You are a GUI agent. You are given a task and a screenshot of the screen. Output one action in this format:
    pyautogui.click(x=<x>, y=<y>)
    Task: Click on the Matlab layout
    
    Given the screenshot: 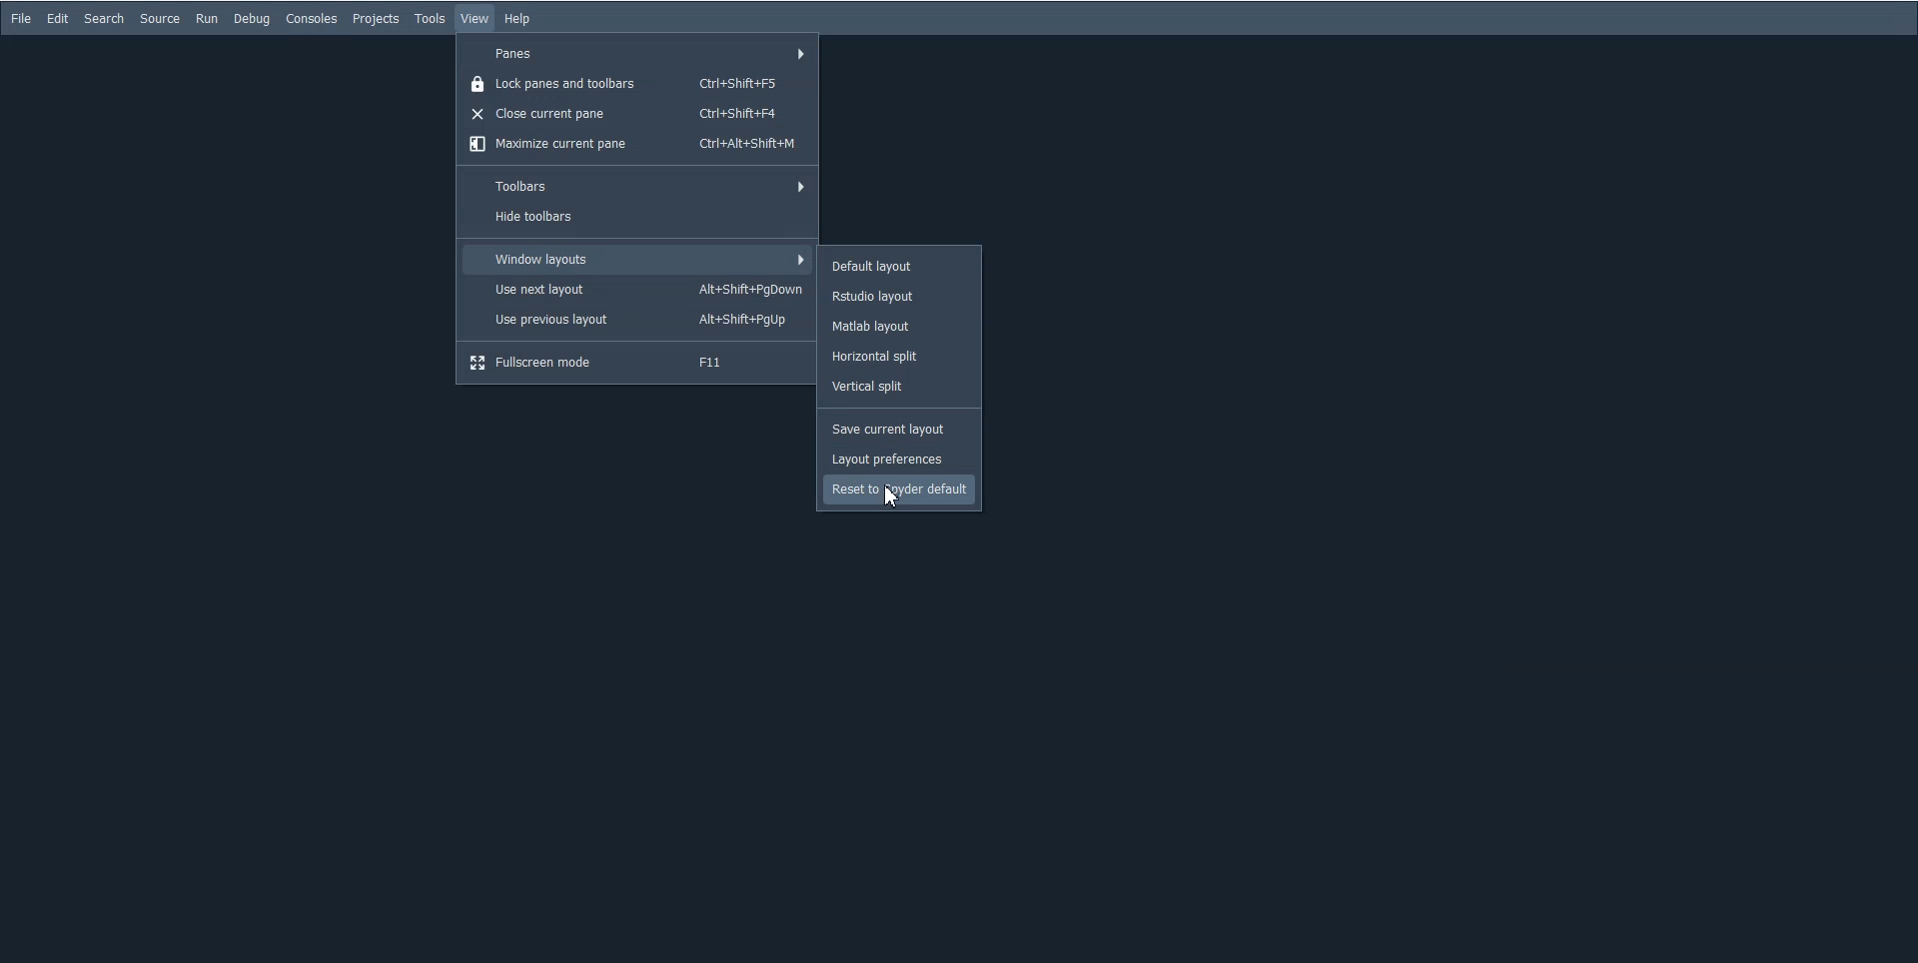 What is the action you would take?
    pyautogui.click(x=901, y=325)
    